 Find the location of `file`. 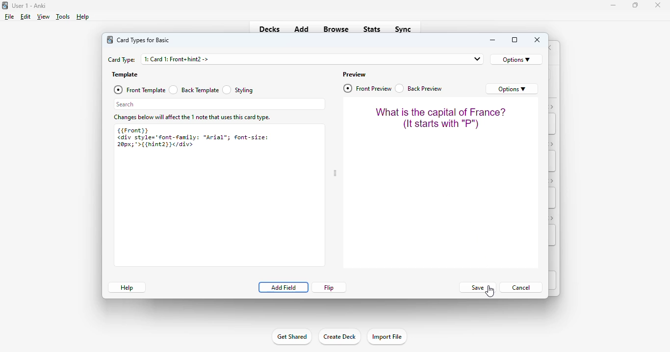

file is located at coordinates (9, 17).